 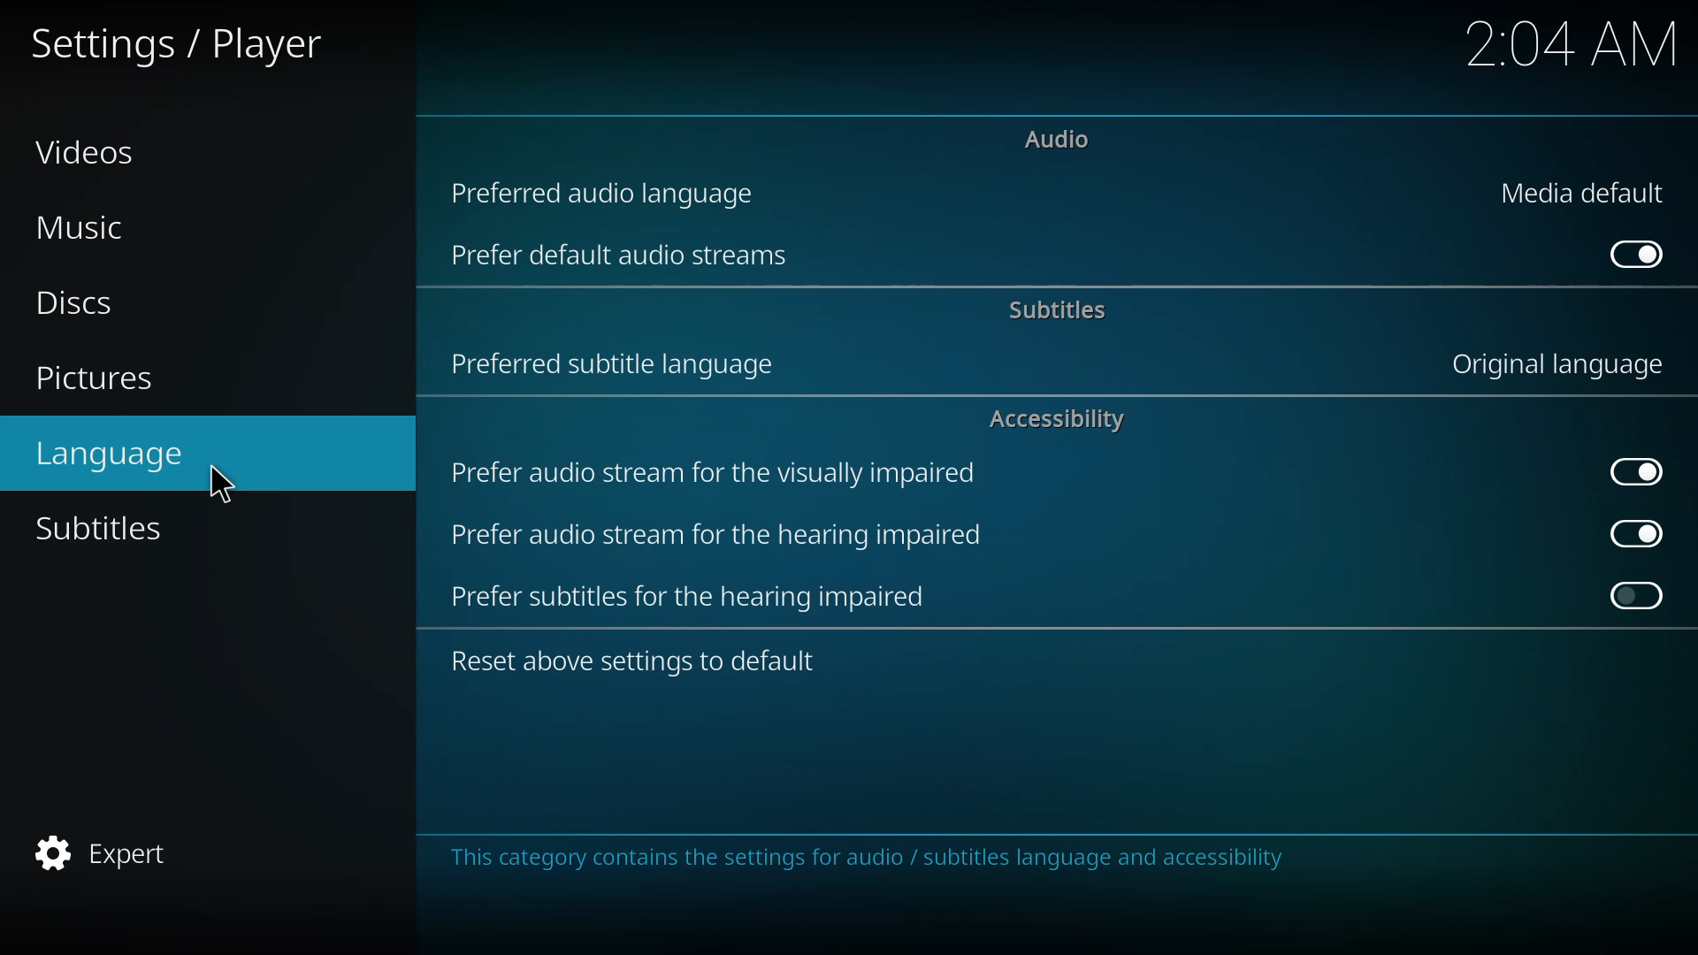 What do you see at coordinates (624, 258) in the screenshot?
I see `prefer default audio` at bounding box center [624, 258].